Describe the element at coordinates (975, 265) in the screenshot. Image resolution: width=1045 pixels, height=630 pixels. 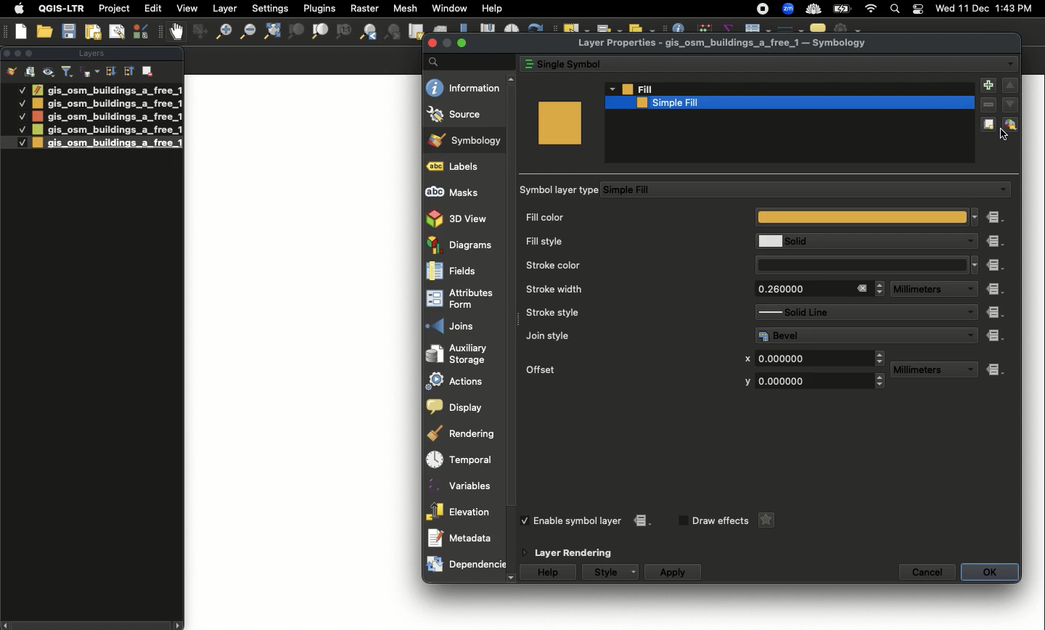
I see `Drop down` at that location.